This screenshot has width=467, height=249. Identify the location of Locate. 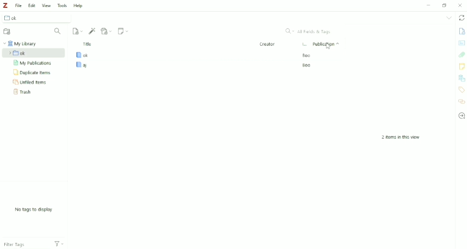
(462, 115).